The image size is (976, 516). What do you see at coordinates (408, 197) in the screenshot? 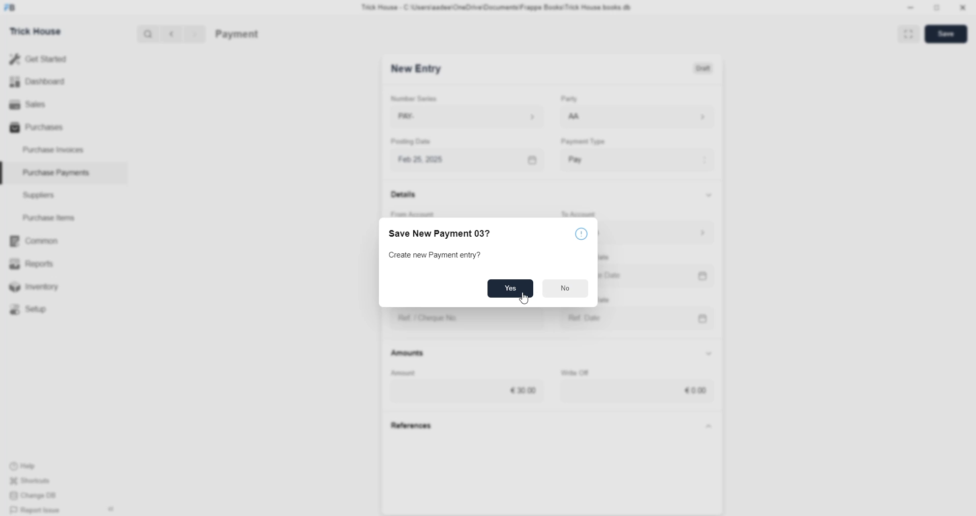
I see `Details` at bounding box center [408, 197].